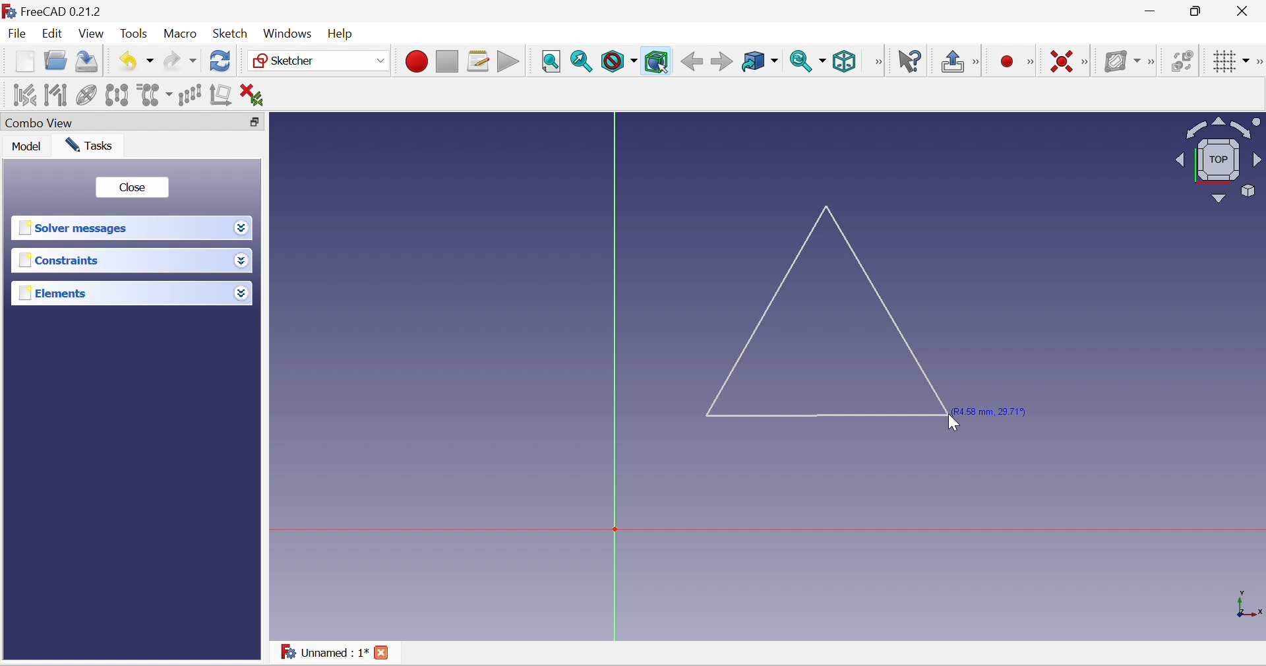 The height and width of the screenshot is (666, 1266). I want to click on Go to linked object, so click(760, 62).